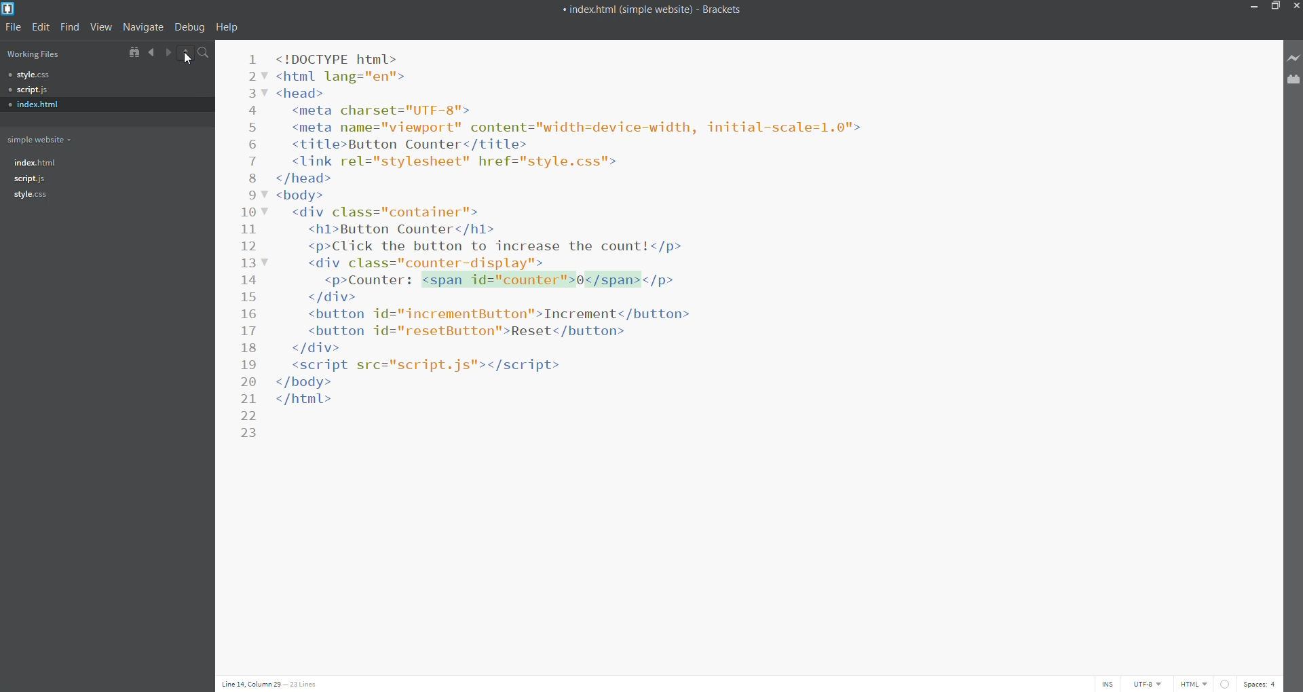 This screenshot has width=1303, height=692. What do you see at coordinates (87, 73) in the screenshot?
I see `style.css` at bounding box center [87, 73].